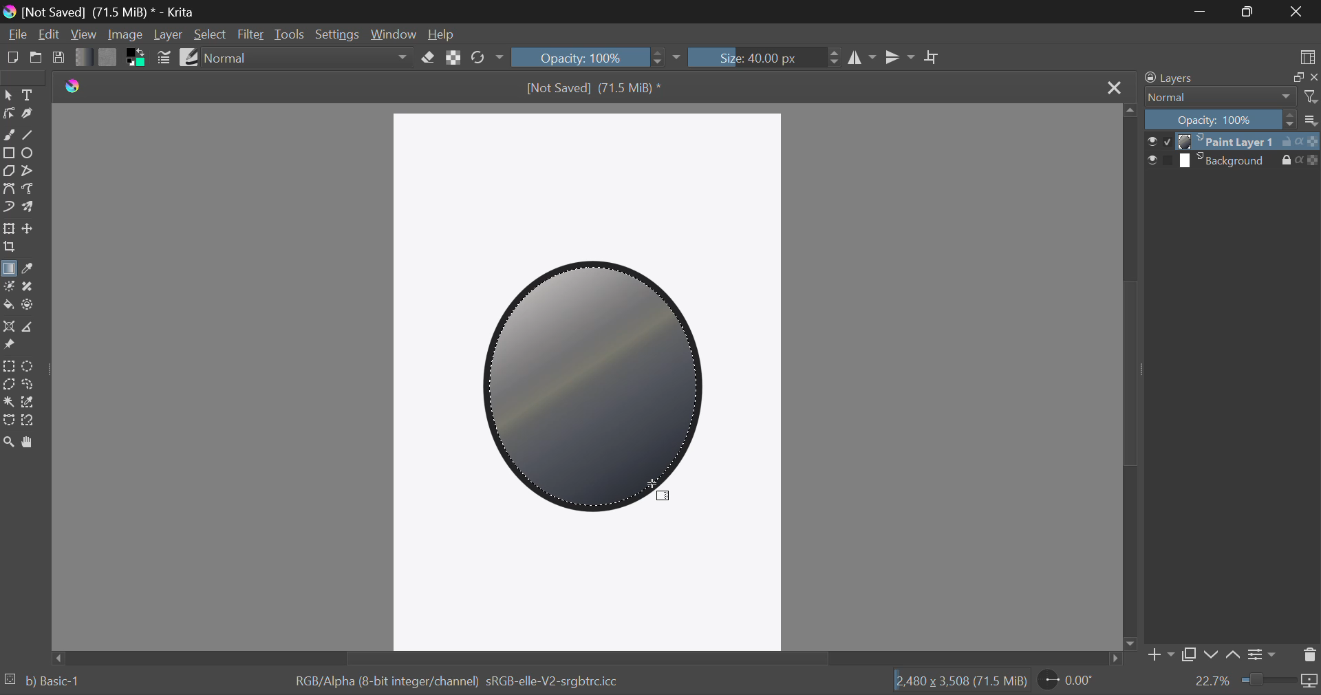 Image resolution: width=1321 pixels, height=695 pixels. What do you see at coordinates (31, 288) in the screenshot?
I see `Smart Patch Tool` at bounding box center [31, 288].